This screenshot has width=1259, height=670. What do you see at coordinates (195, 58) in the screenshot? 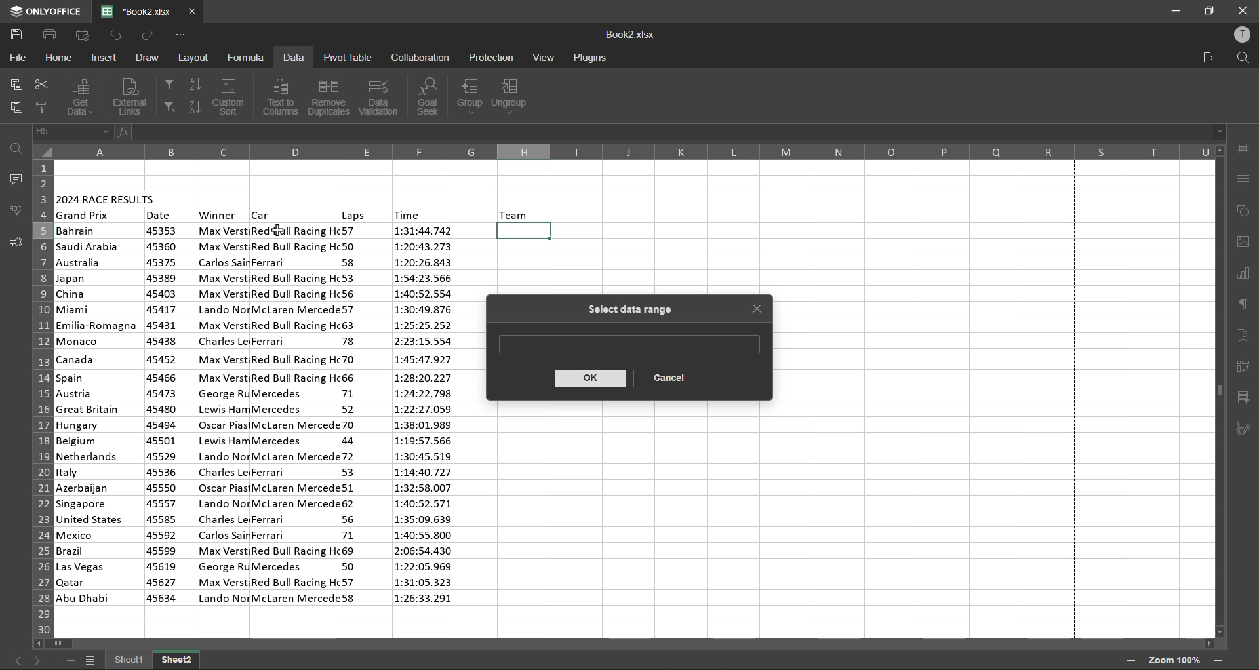
I see `layout` at bounding box center [195, 58].